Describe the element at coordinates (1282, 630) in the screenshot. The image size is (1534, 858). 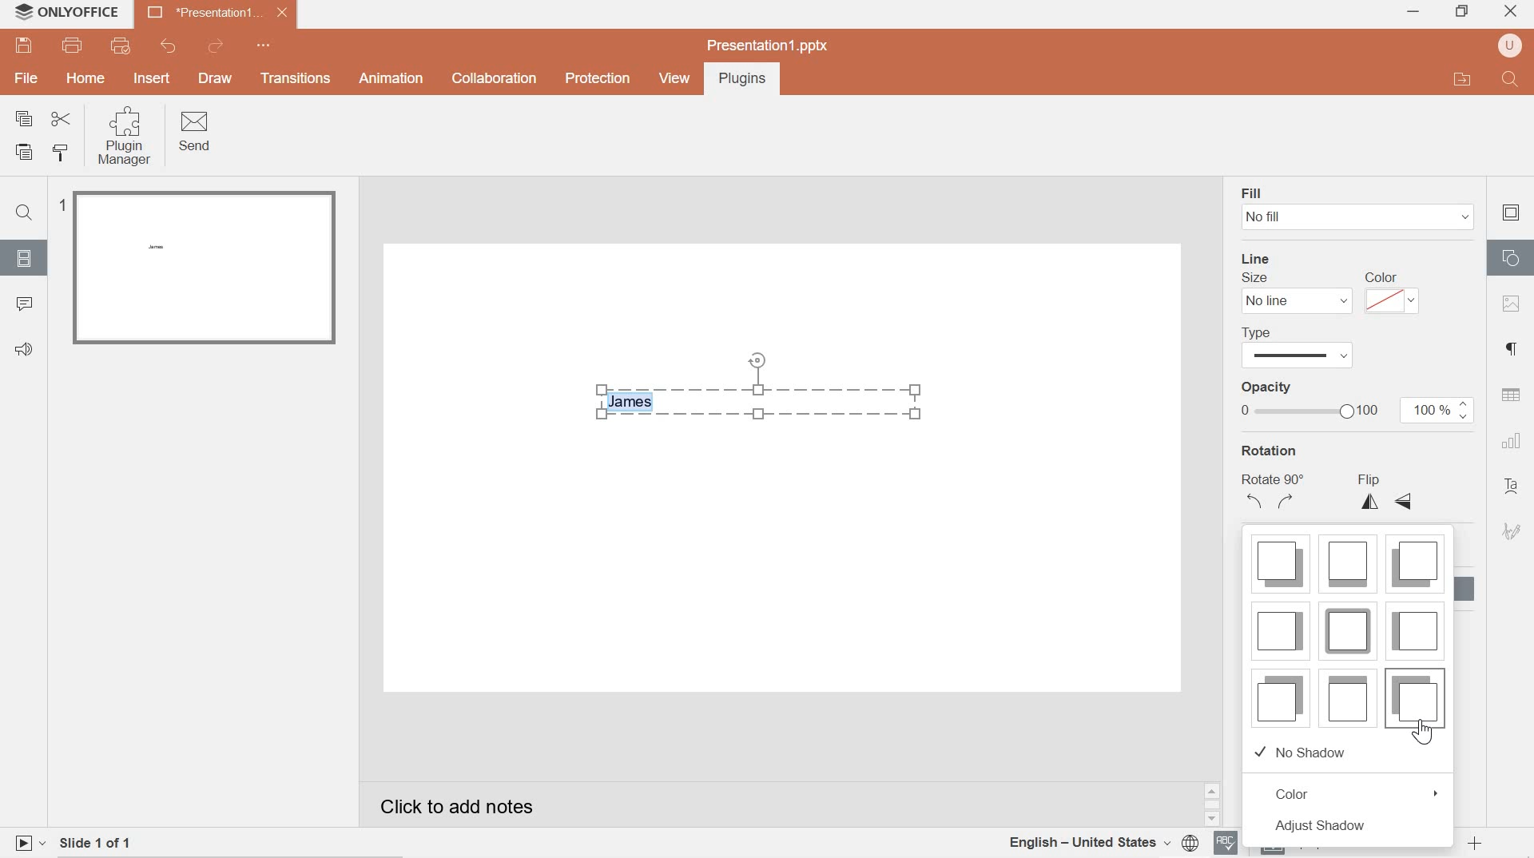
I see `shadow style` at that location.